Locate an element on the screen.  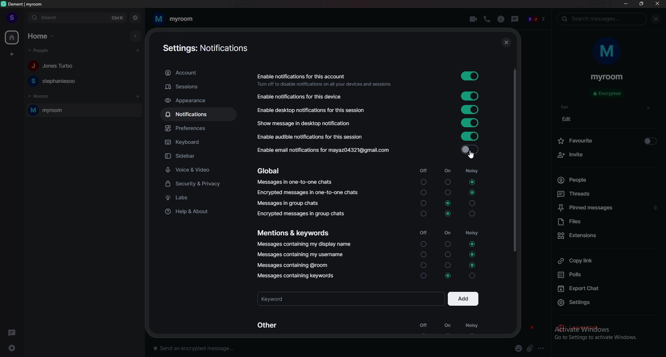
voice call is located at coordinates (487, 19).